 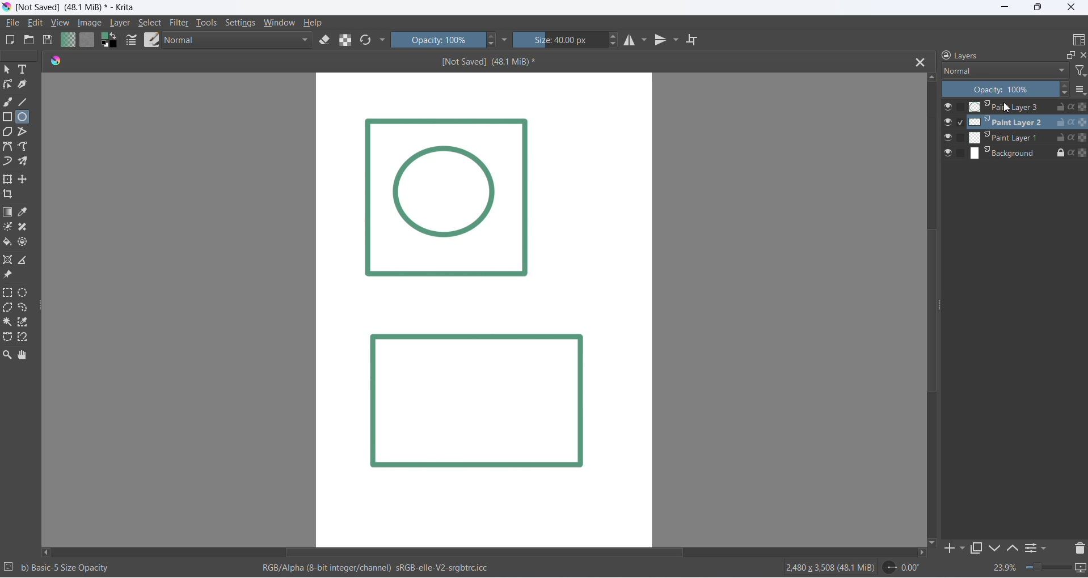 What do you see at coordinates (977, 549) in the screenshot?
I see `maximize tab` at bounding box center [977, 549].